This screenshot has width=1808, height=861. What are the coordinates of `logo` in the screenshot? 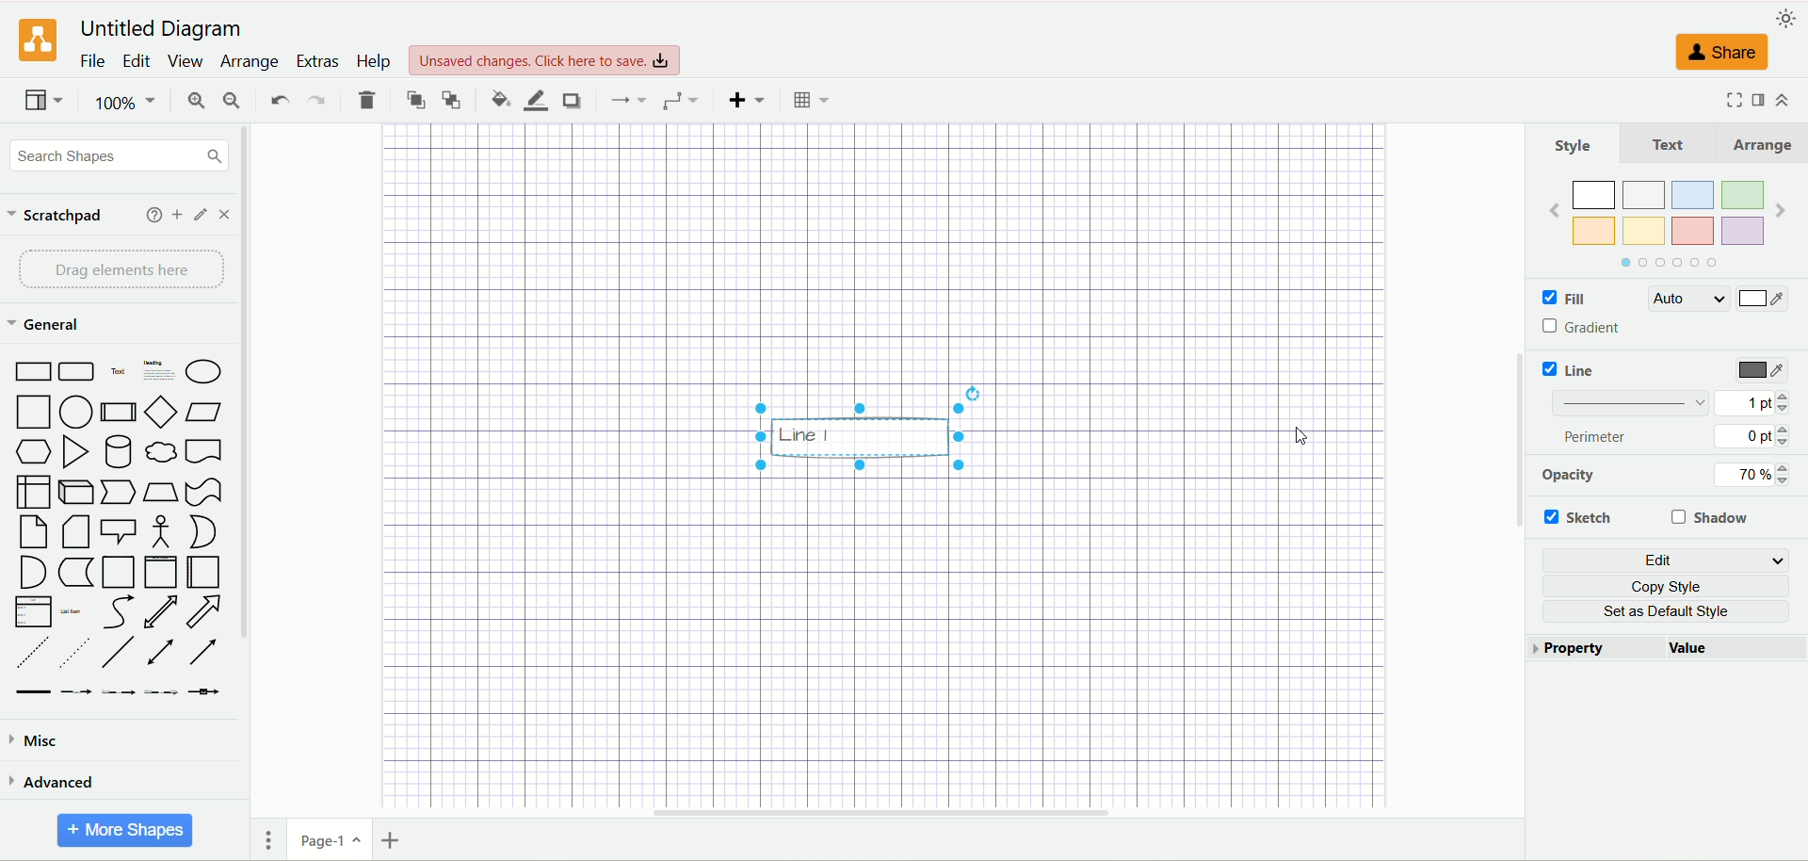 It's located at (36, 41).